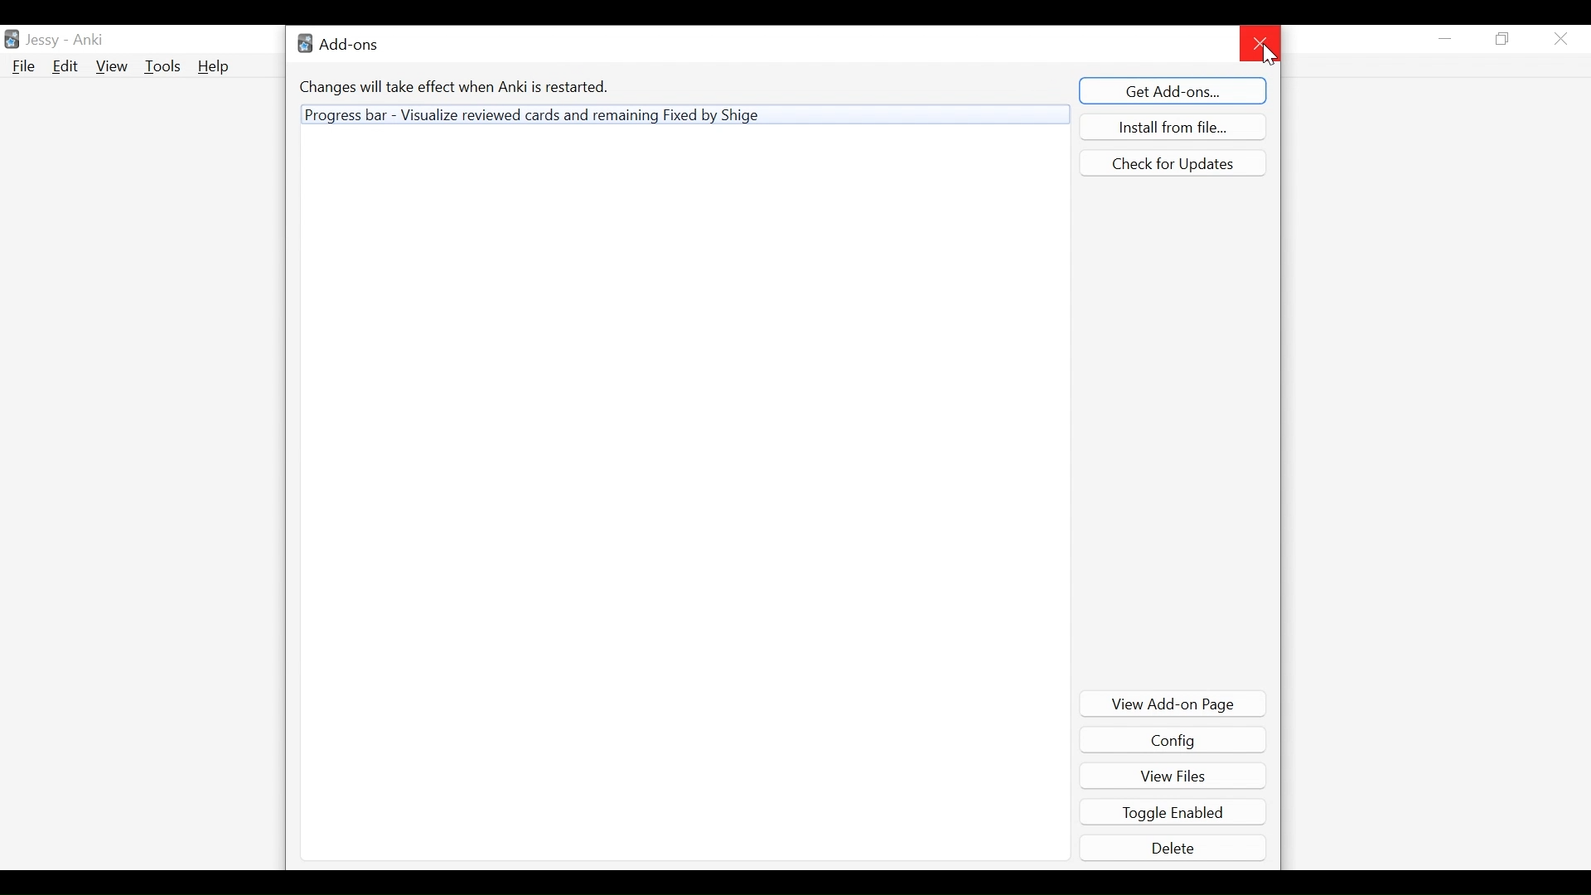  I want to click on View, so click(112, 65).